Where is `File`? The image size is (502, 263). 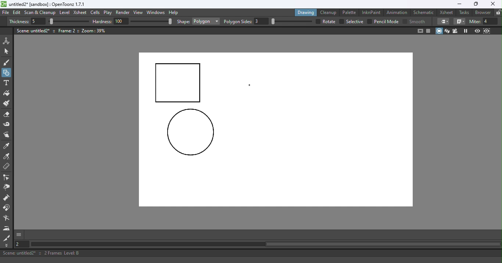 File is located at coordinates (6, 13).